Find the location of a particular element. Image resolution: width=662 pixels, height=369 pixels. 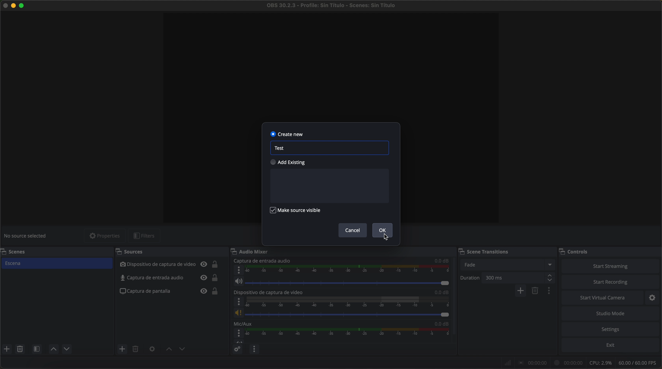

audio input capture is located at coordinates (169, 278).